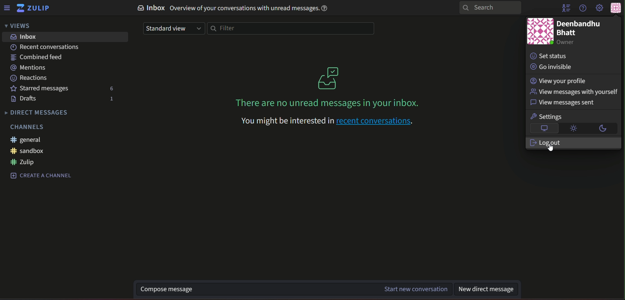 The height and width of the screenshot is (300, 625). I want to click on #sandbox, so click(27, 151).